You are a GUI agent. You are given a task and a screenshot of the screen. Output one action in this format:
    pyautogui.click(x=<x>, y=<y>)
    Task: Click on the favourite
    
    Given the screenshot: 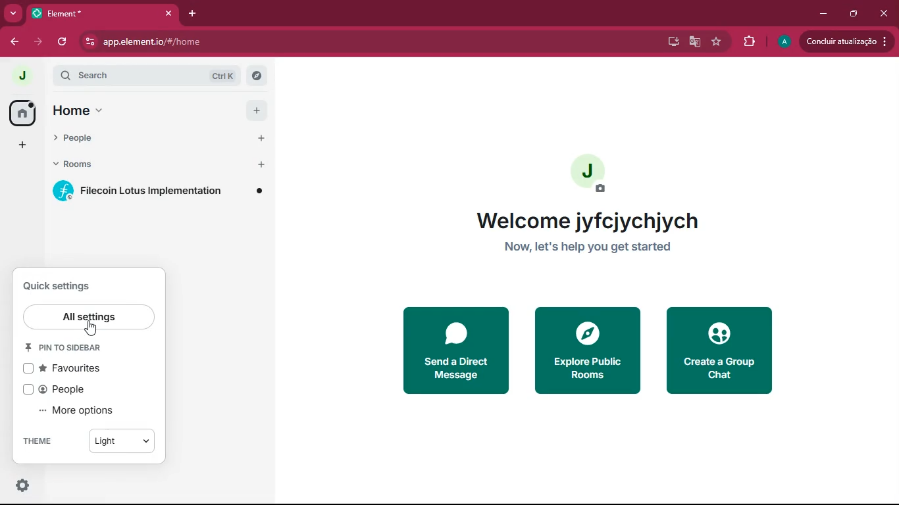 What is the action you would take?
    pyautogui.click(x=719, y=42)
    